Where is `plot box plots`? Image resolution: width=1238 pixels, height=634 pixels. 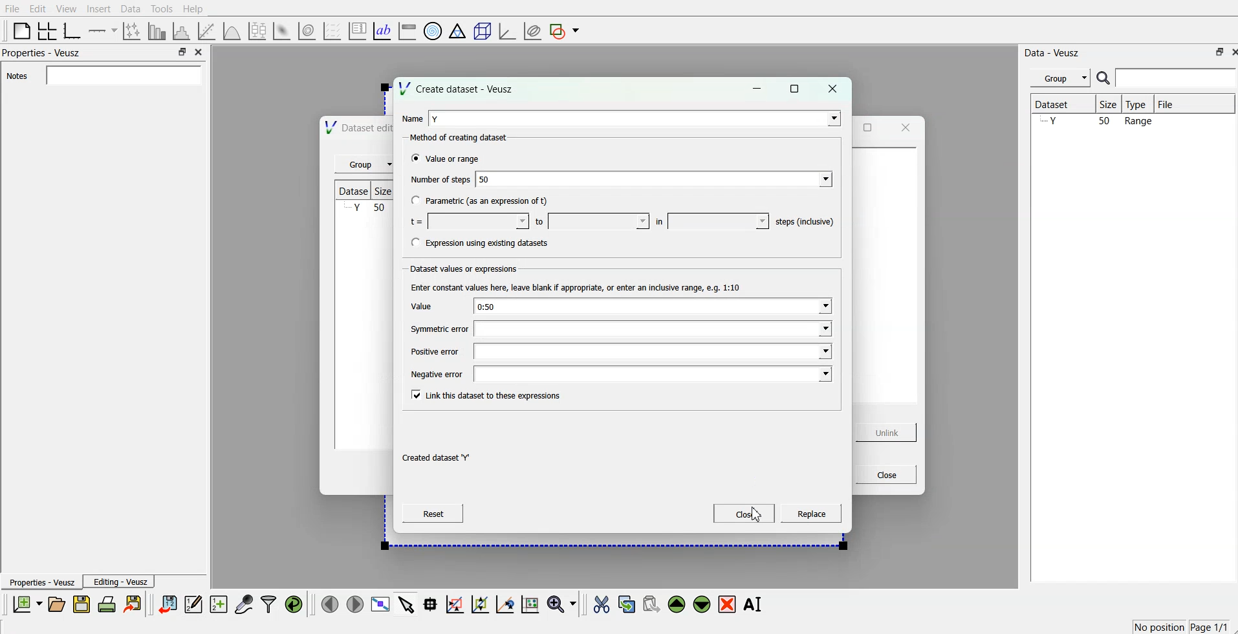
plot box plots is located at coordinates (259, 30).